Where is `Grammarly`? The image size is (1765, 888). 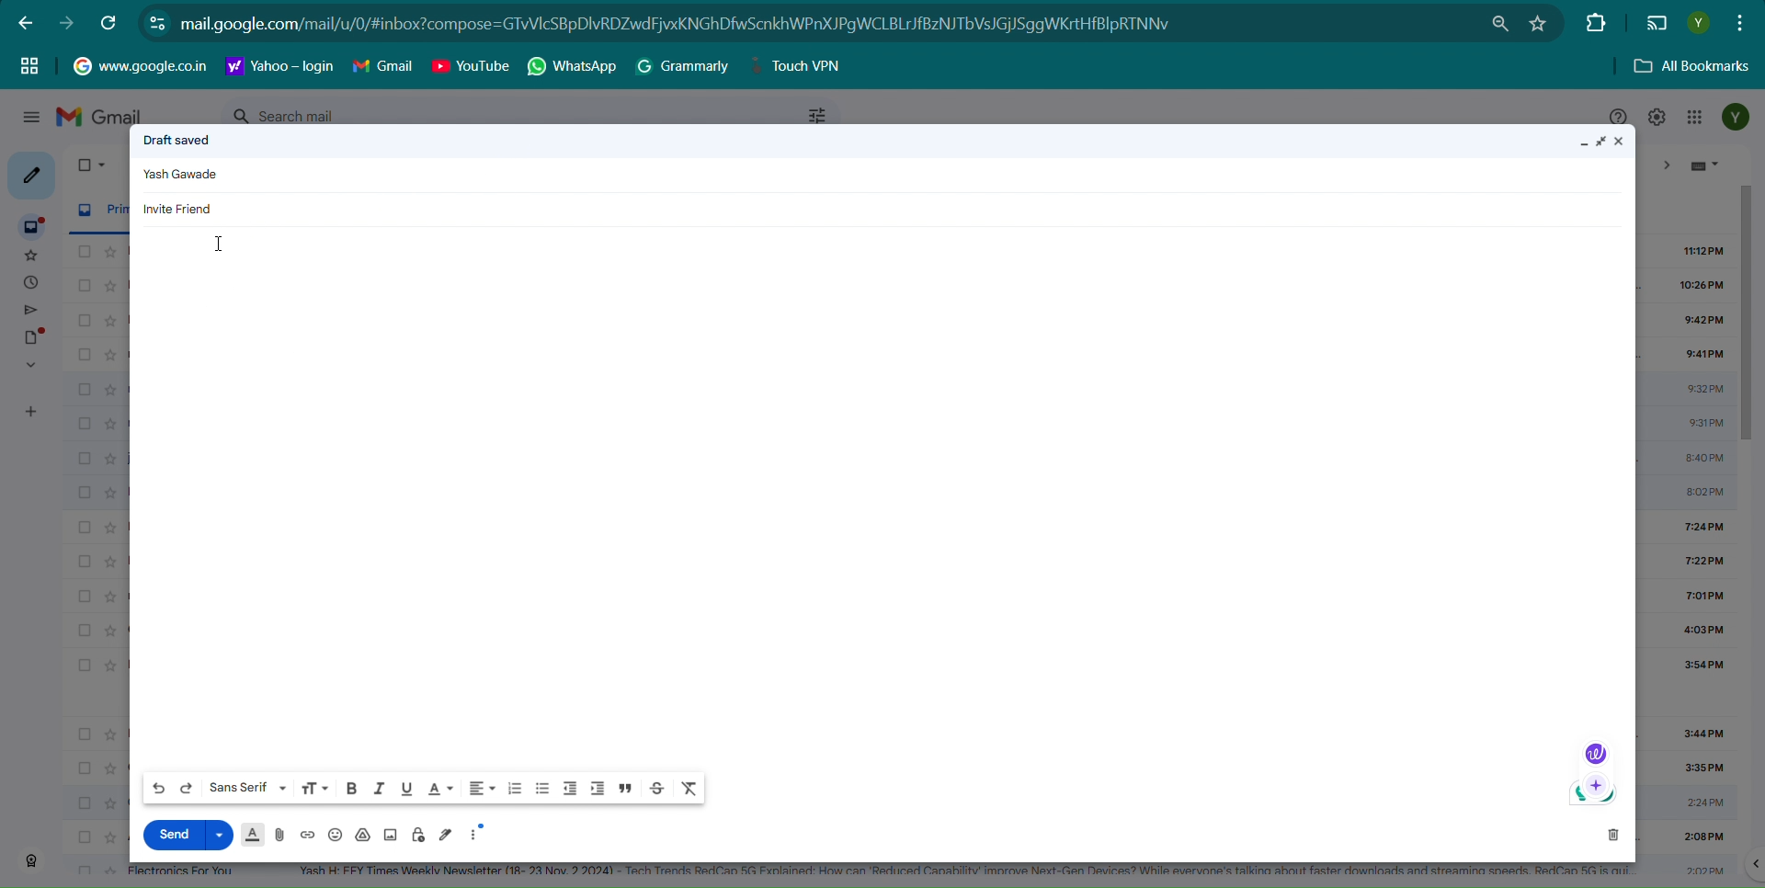 Grammarly is located at coordinates (684, 66).